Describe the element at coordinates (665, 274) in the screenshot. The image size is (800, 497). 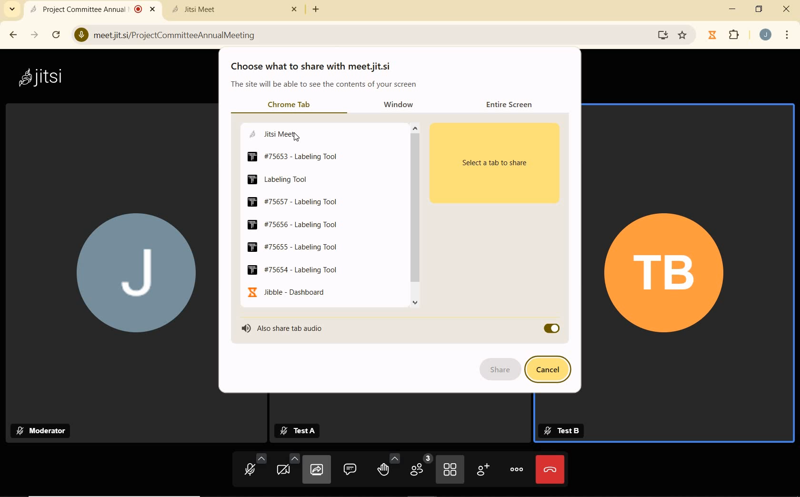
I see `TB` at that location.